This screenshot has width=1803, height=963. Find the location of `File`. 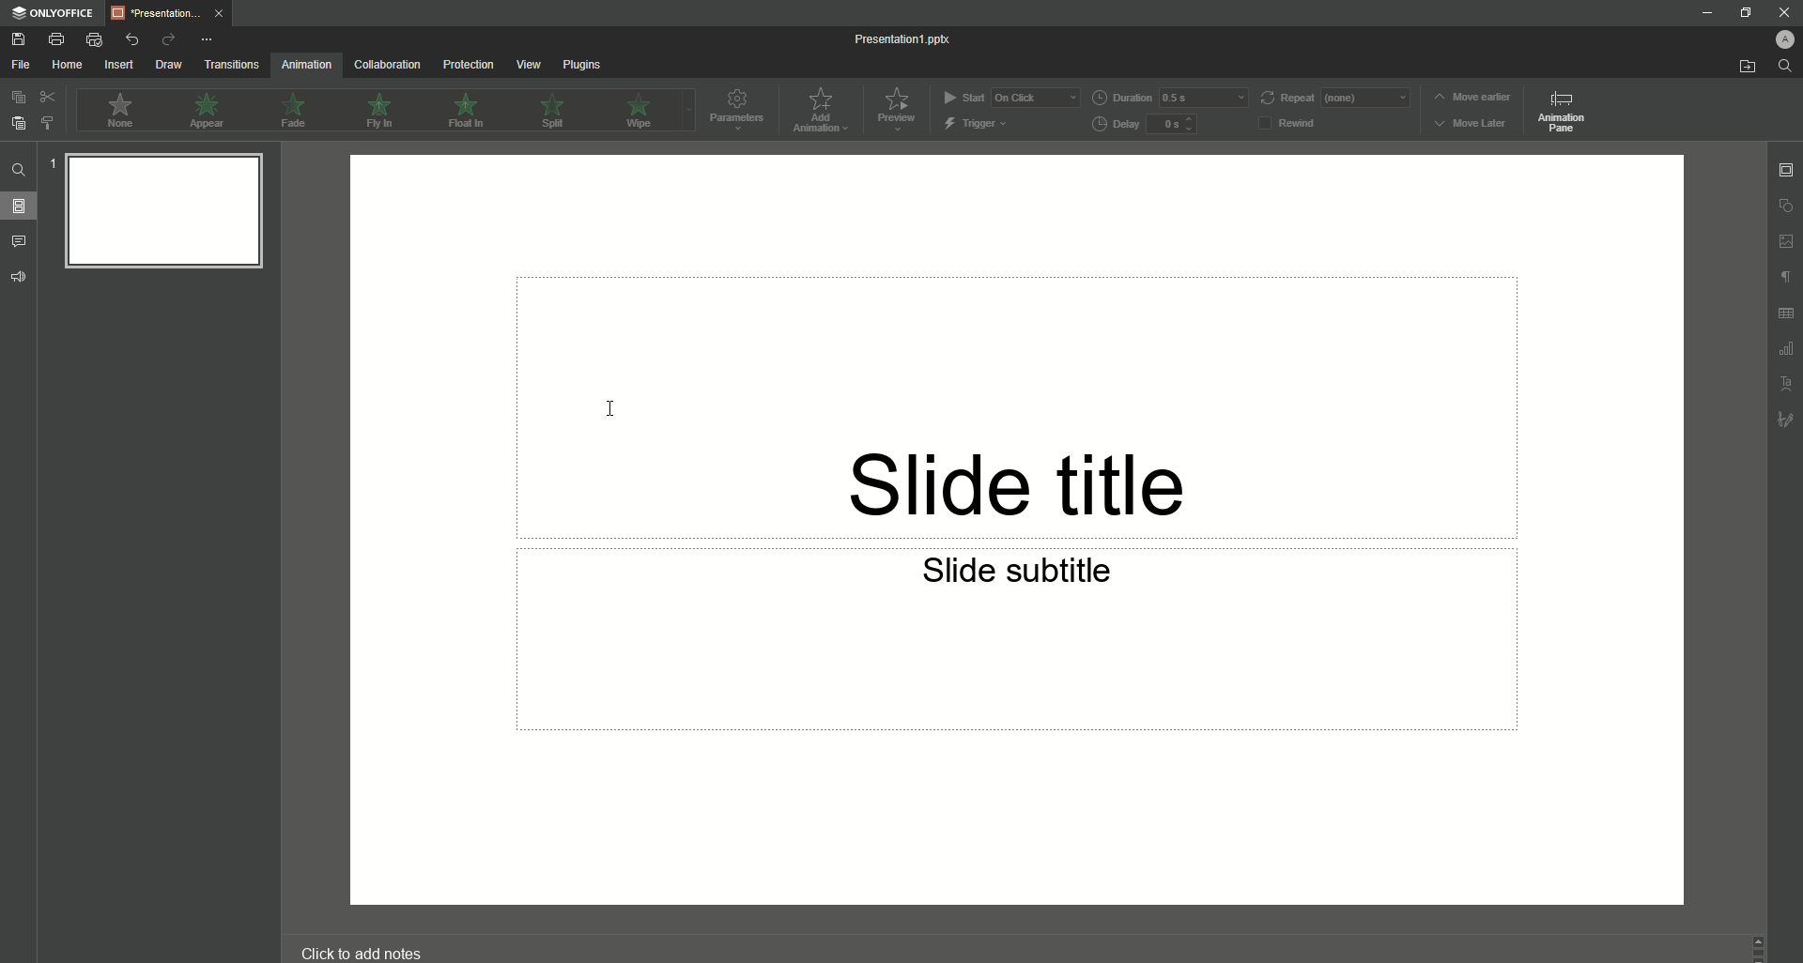

File is located at coordinates (18, 65).